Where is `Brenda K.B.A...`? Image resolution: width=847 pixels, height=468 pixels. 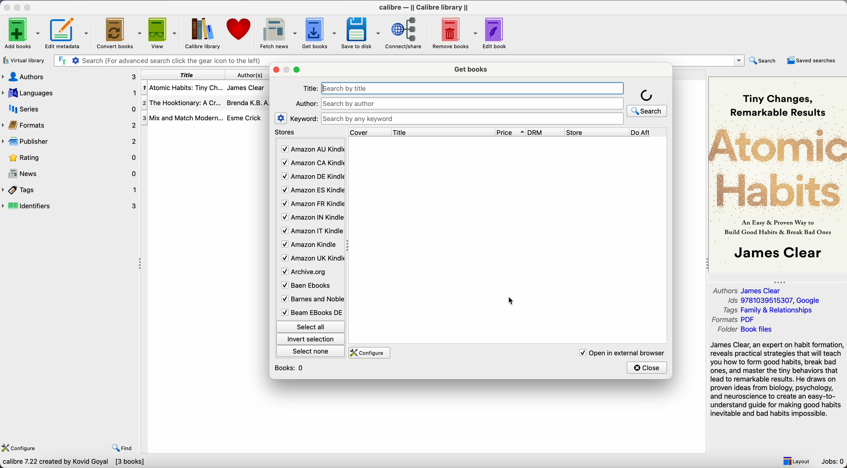
Brenda K.B.A... is located at coordinates (250, 103).